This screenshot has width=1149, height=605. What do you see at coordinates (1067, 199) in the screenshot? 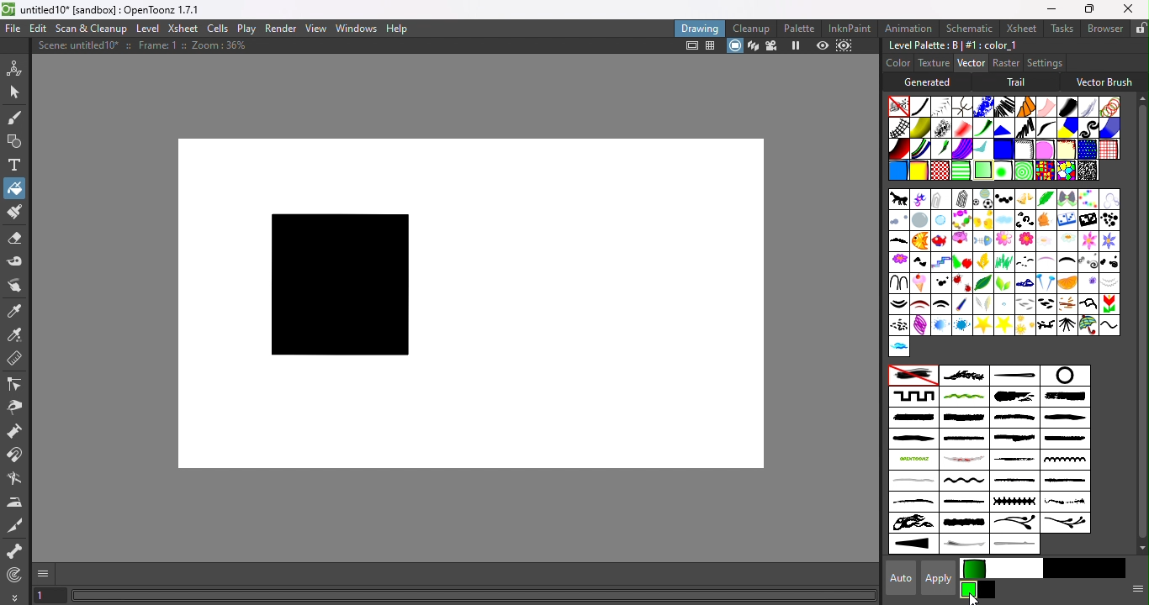
I see `Bow` at bounding box center [1067, 199].